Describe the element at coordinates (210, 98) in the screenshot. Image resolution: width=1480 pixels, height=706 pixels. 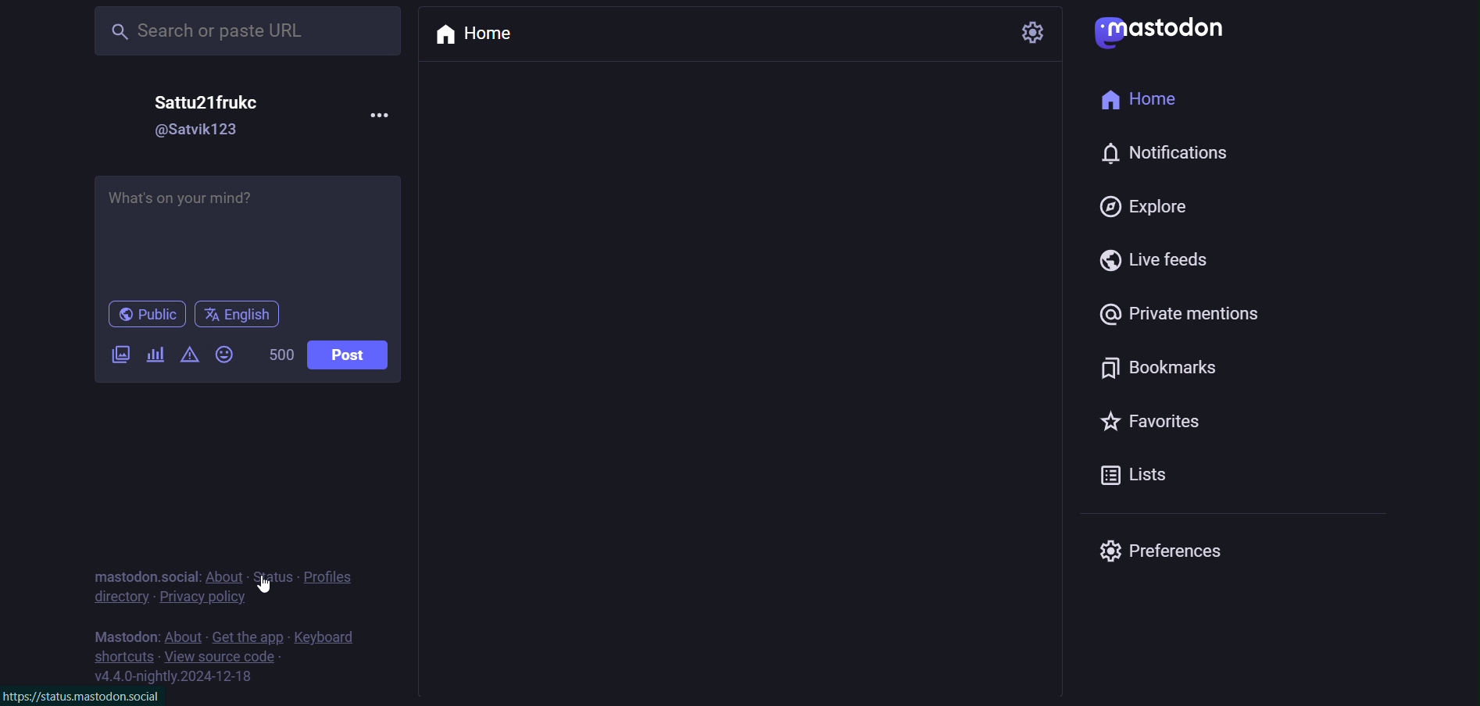
I see `name` at that location.